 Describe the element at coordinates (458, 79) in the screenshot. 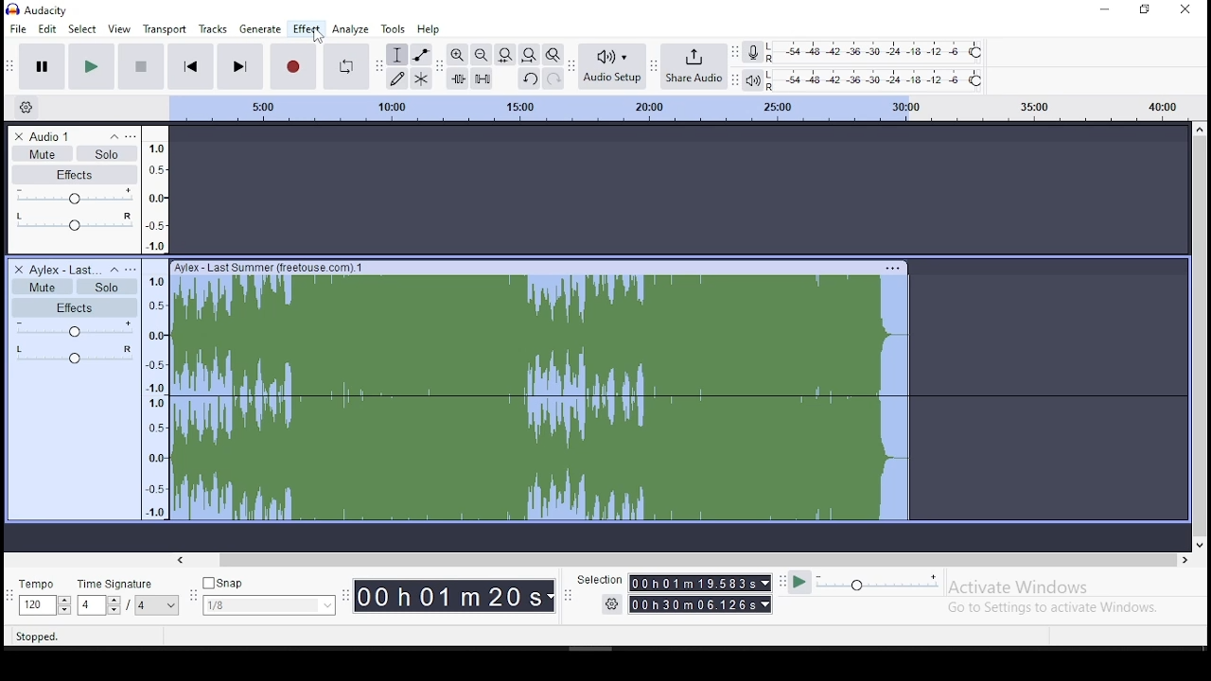

I see `trim audio outside selection` at that location.